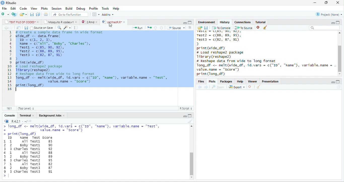 The height and width of the screenshot is (182, 344). What do you see at coordinates (237, 87) in the screenshot?
I see `Export` at bounding box center [237, 87].